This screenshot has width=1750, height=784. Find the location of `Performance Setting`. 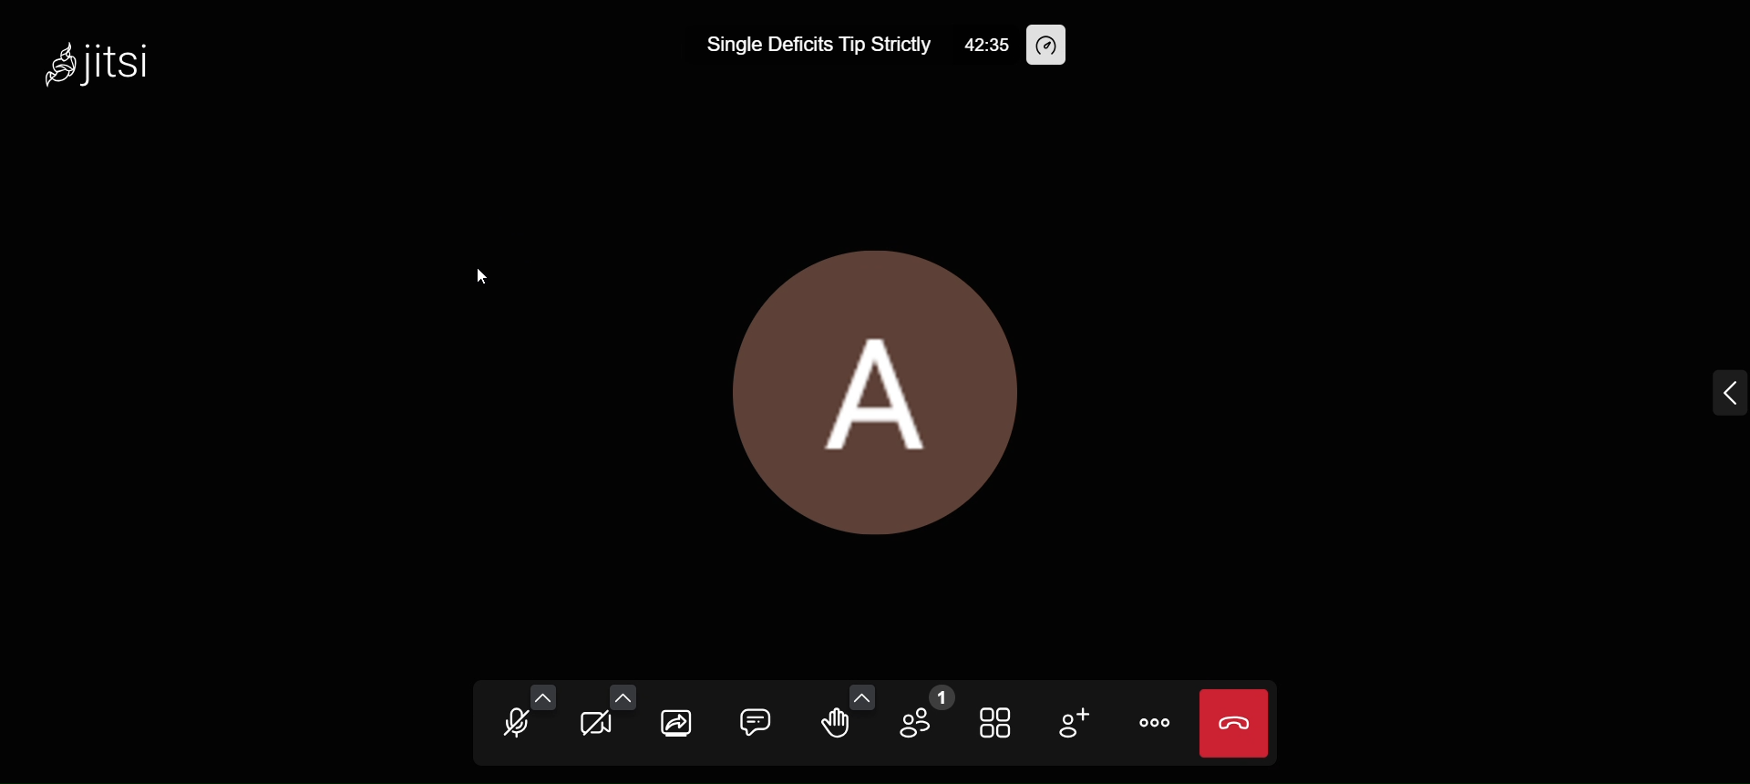

Performance Setting is located at coordinates (1054, 46).